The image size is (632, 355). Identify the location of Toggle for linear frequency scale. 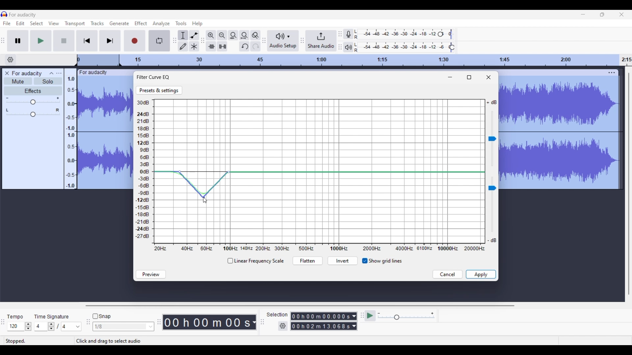
(255, 261).